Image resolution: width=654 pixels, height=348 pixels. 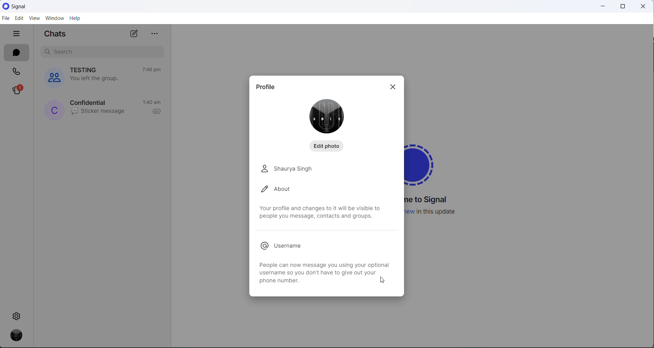 I want to click on minimize, so click(x=600, y=6).